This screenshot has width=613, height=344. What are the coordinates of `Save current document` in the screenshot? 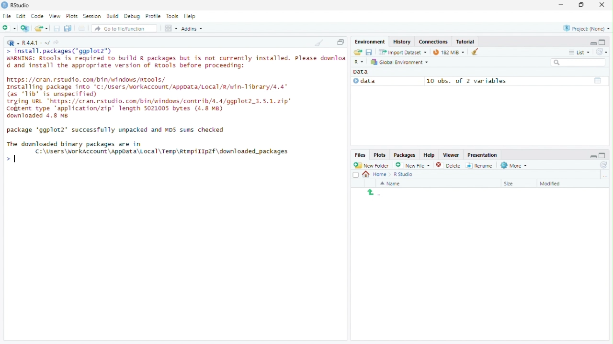 It's located at (57, 28).